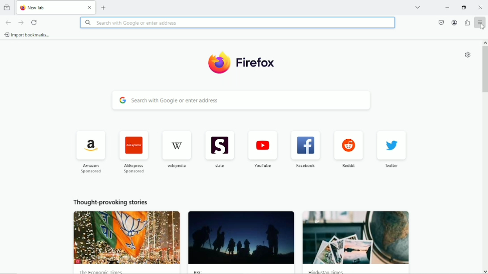 The image size is (488, 274). I want to click on Facebook, so click(305, 149).